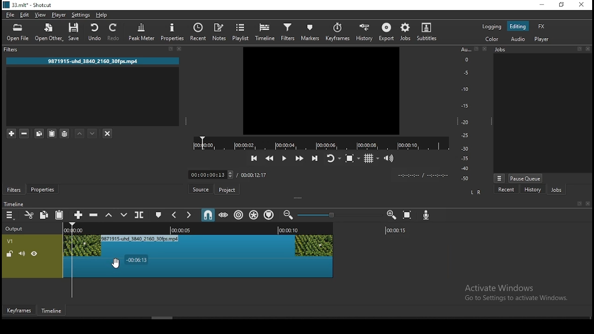  I want to click on VT, so click(18, 240).